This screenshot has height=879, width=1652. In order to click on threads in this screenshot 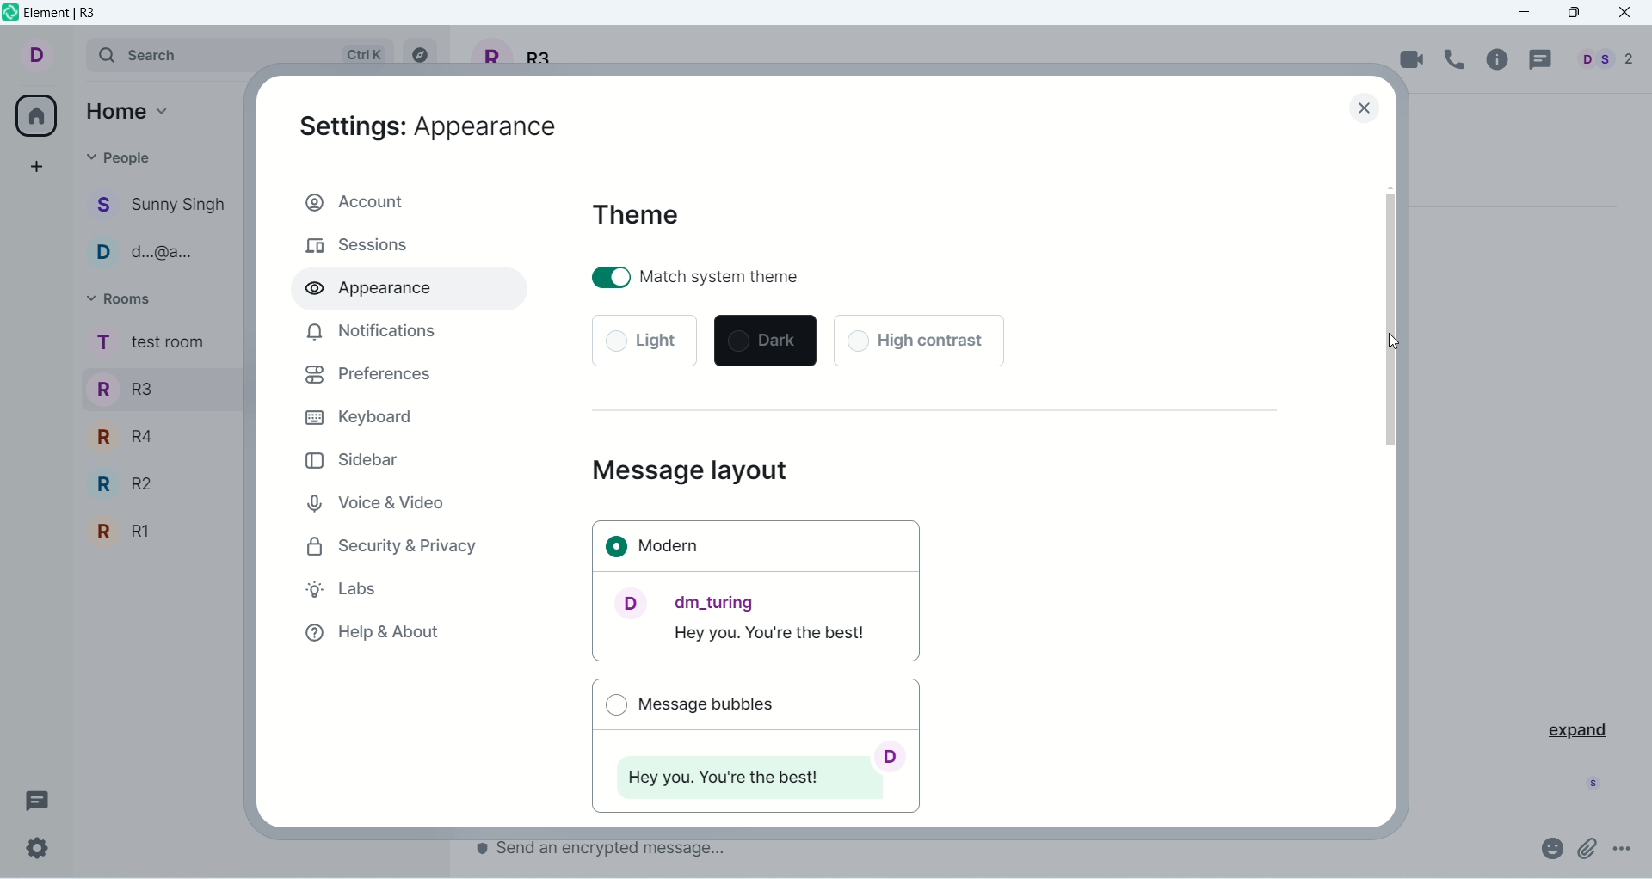, I will do `click(1538, 60)`.